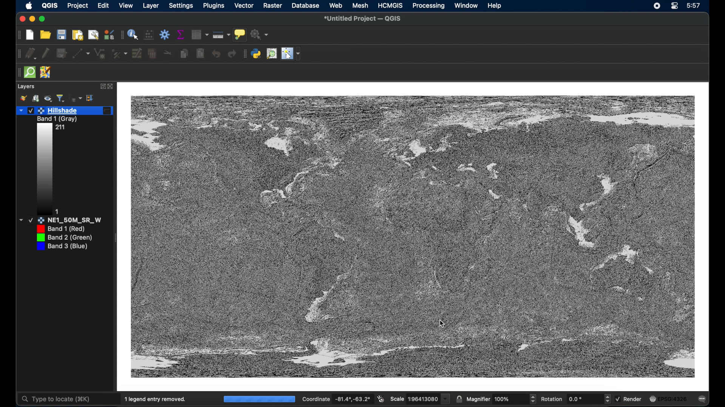  I want to click on , so click(200, 34).